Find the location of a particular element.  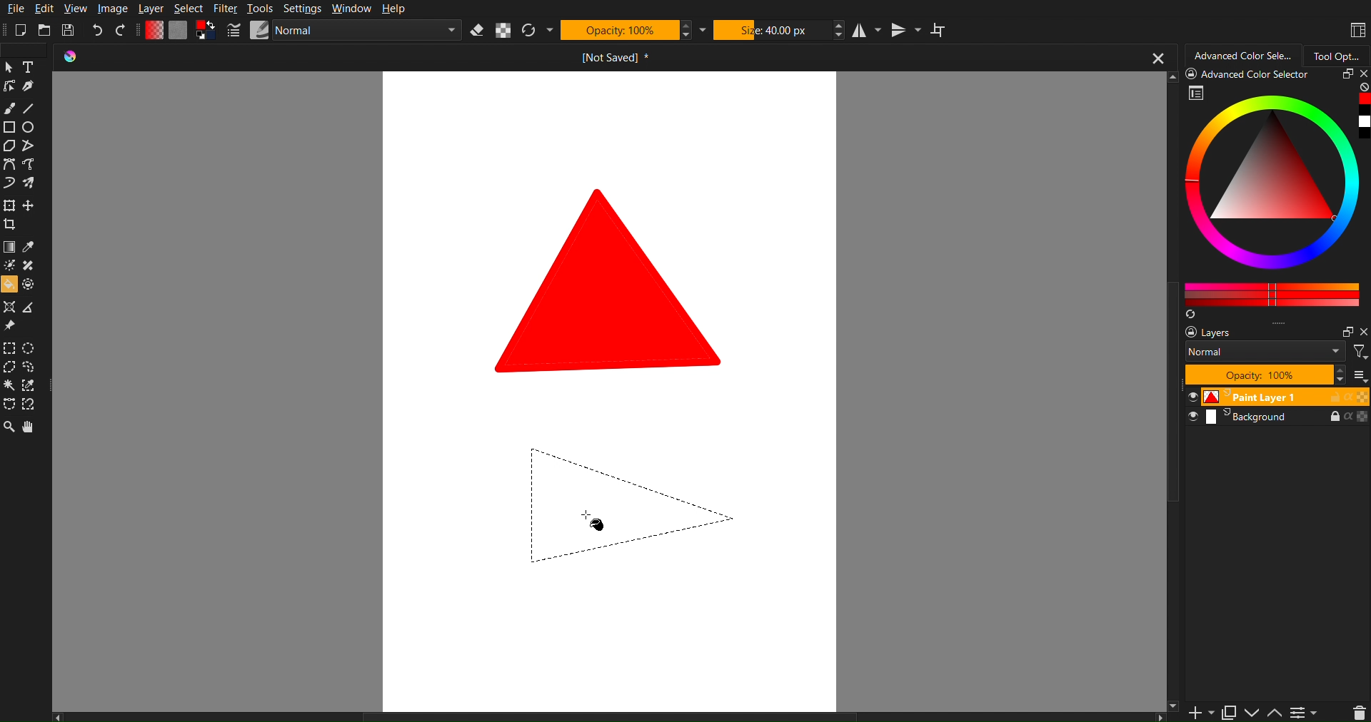

Layer Controls is located at coordinates (1359, 712).